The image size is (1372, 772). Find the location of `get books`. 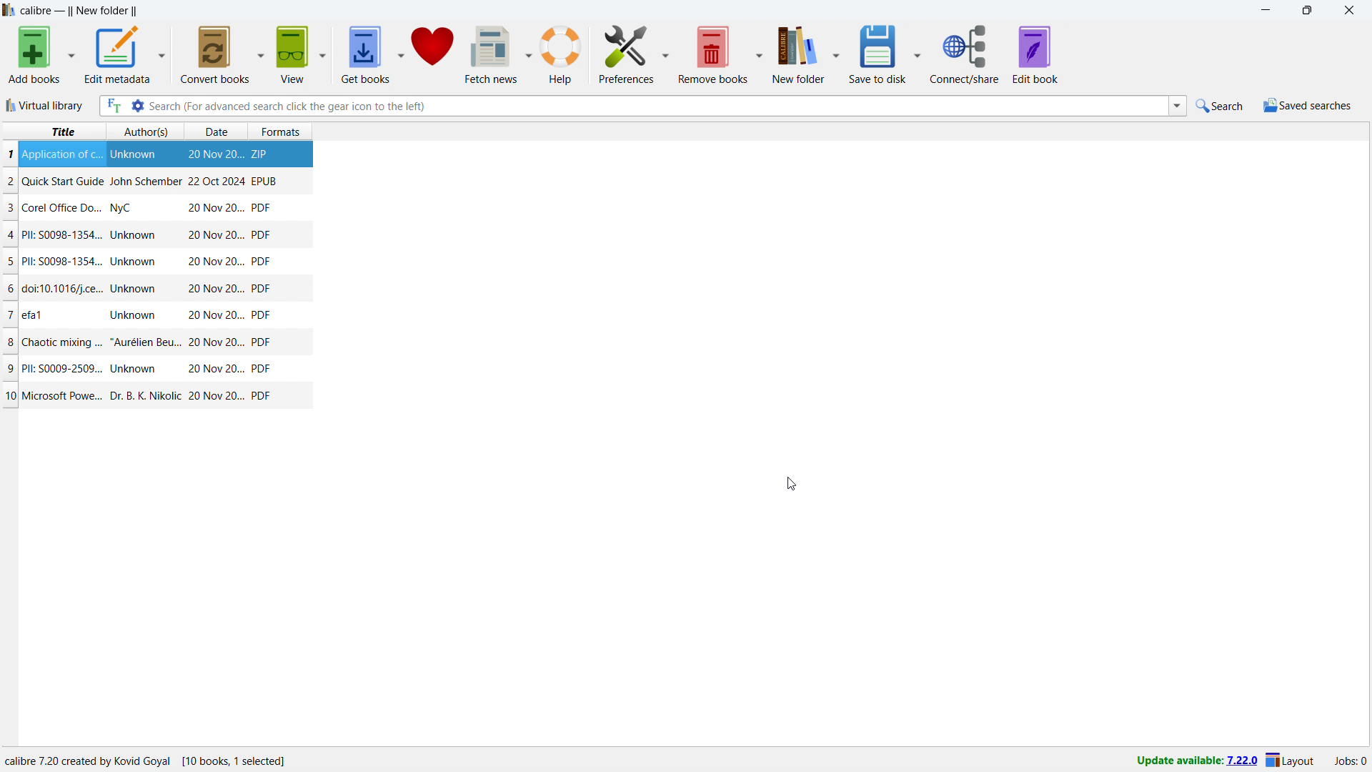

get books is located at coordinates (364, 55).